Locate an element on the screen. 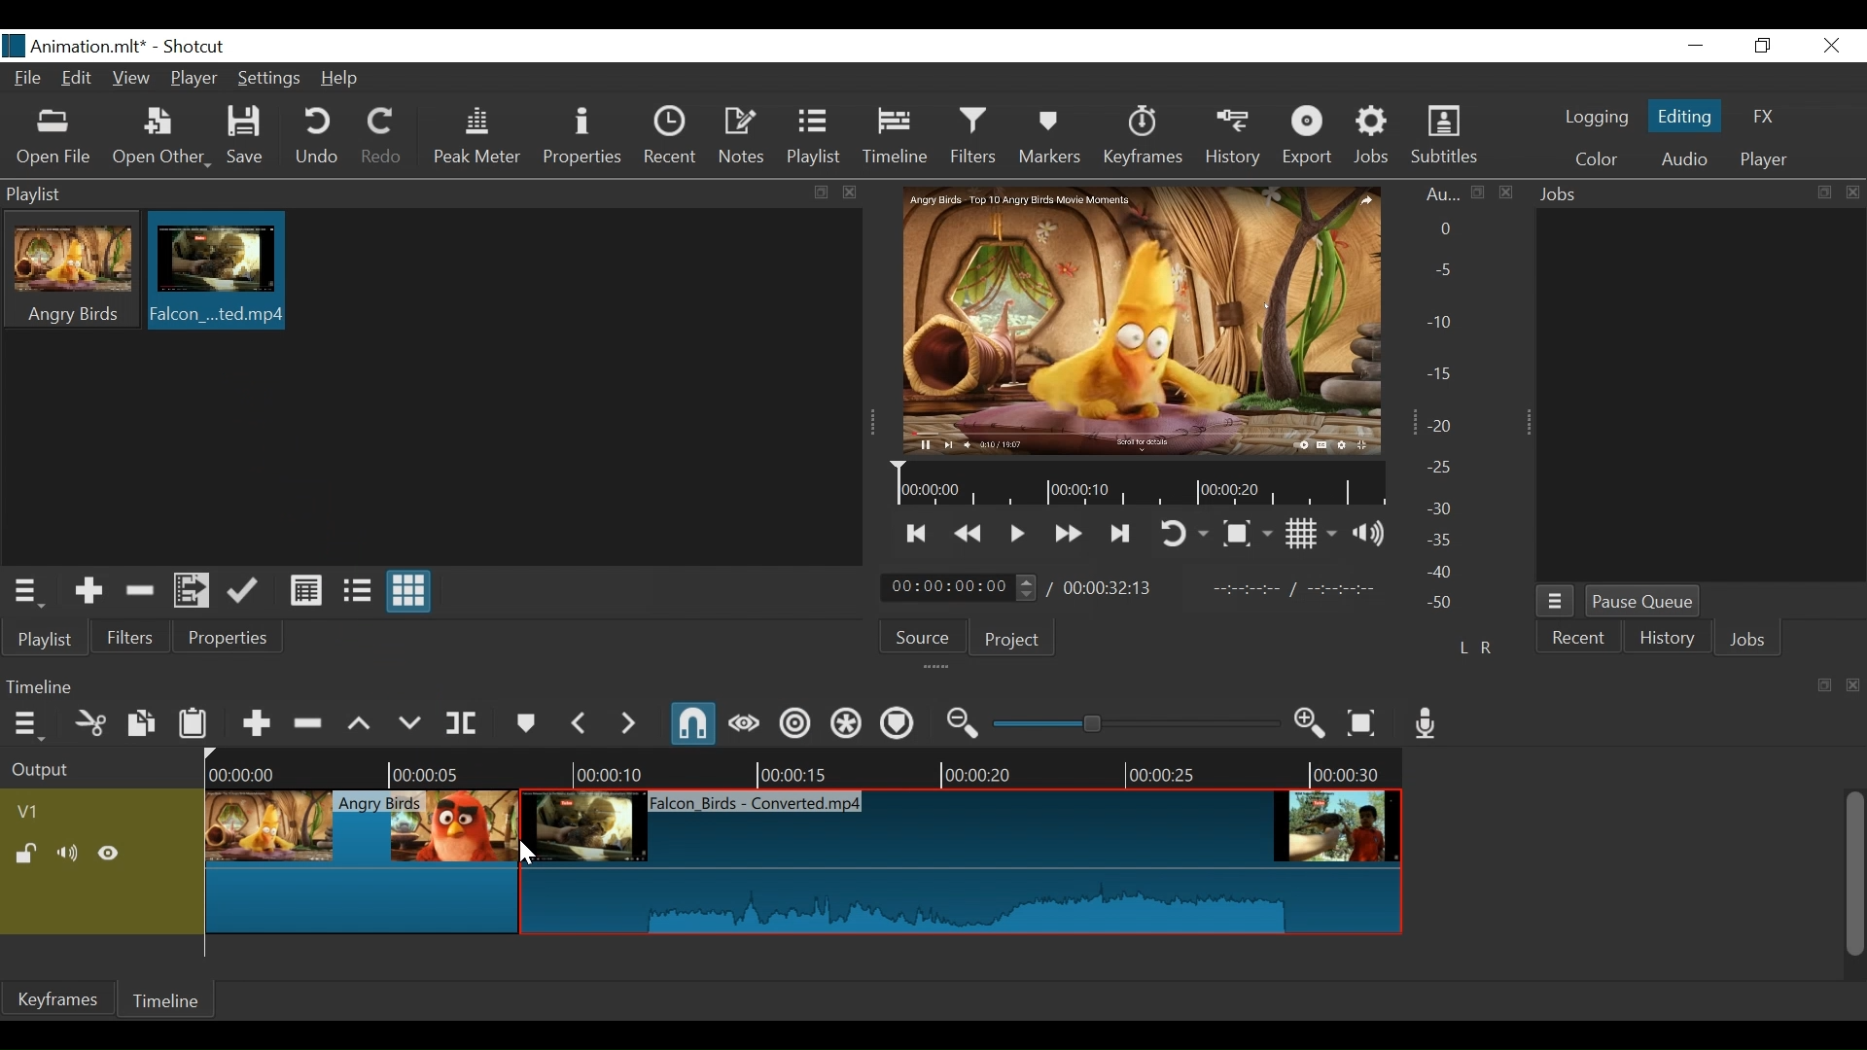  Media Viewer is located at coordinates (1141, 320).